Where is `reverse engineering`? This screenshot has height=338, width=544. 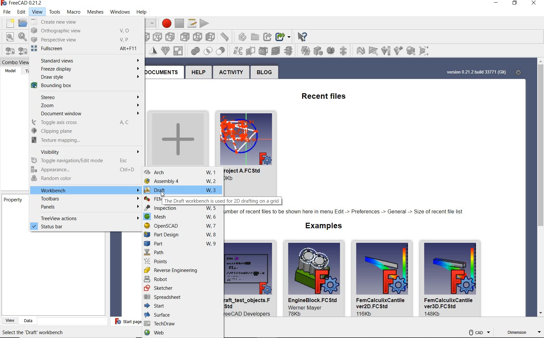
reverse engineering is located at coordinates (183, 270).